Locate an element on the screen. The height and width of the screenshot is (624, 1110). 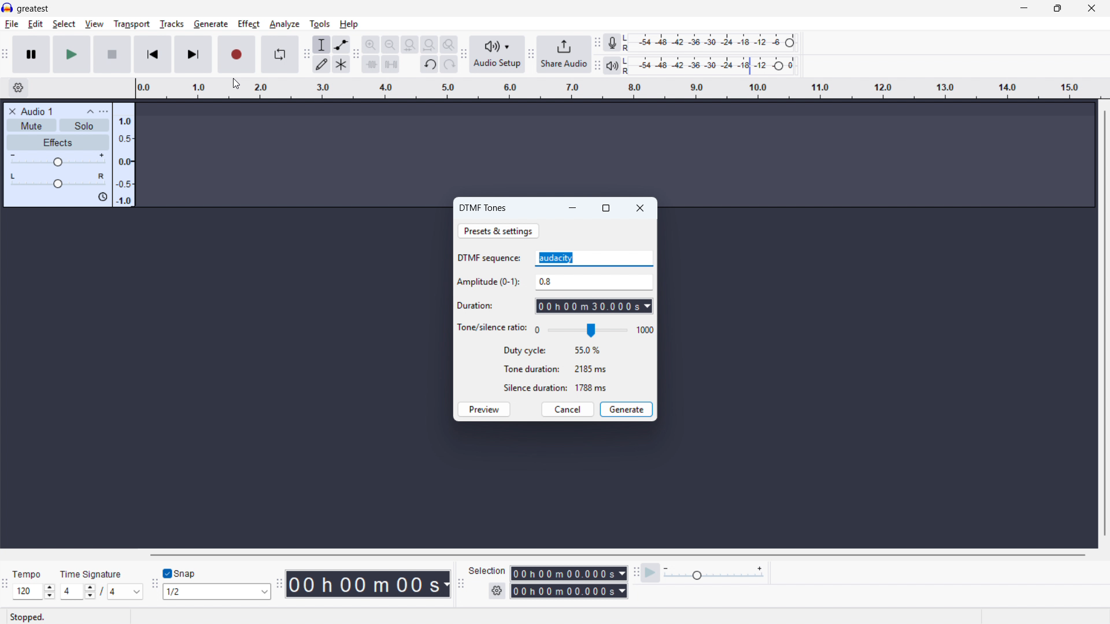
Time signature toolbar  is located at coordinates (5, 586).